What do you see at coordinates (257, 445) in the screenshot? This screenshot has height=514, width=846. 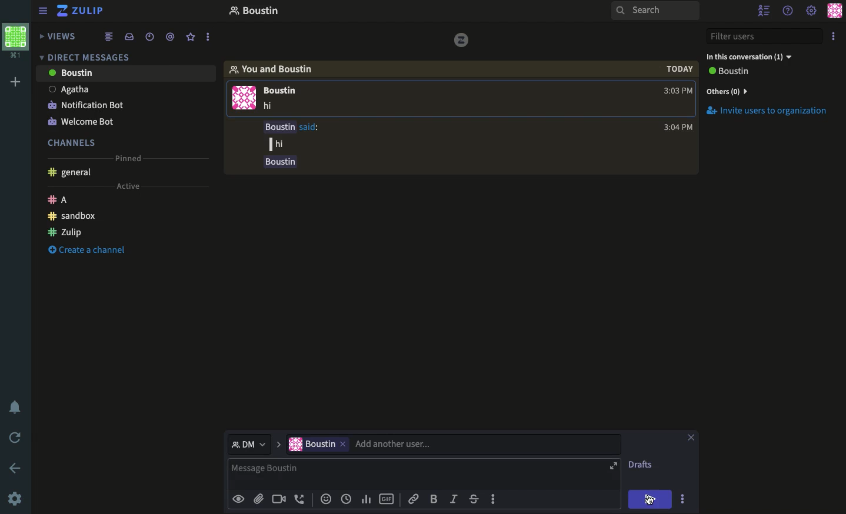 I see `Thread dropdown` at bounding box center [257, 445].